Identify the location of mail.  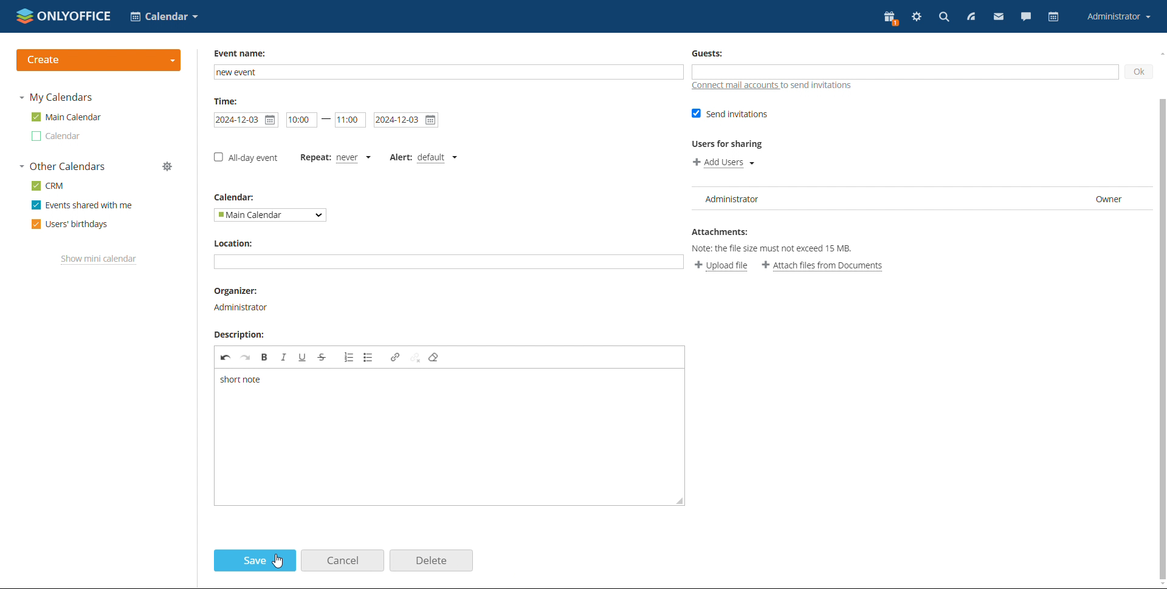
(999, 16).